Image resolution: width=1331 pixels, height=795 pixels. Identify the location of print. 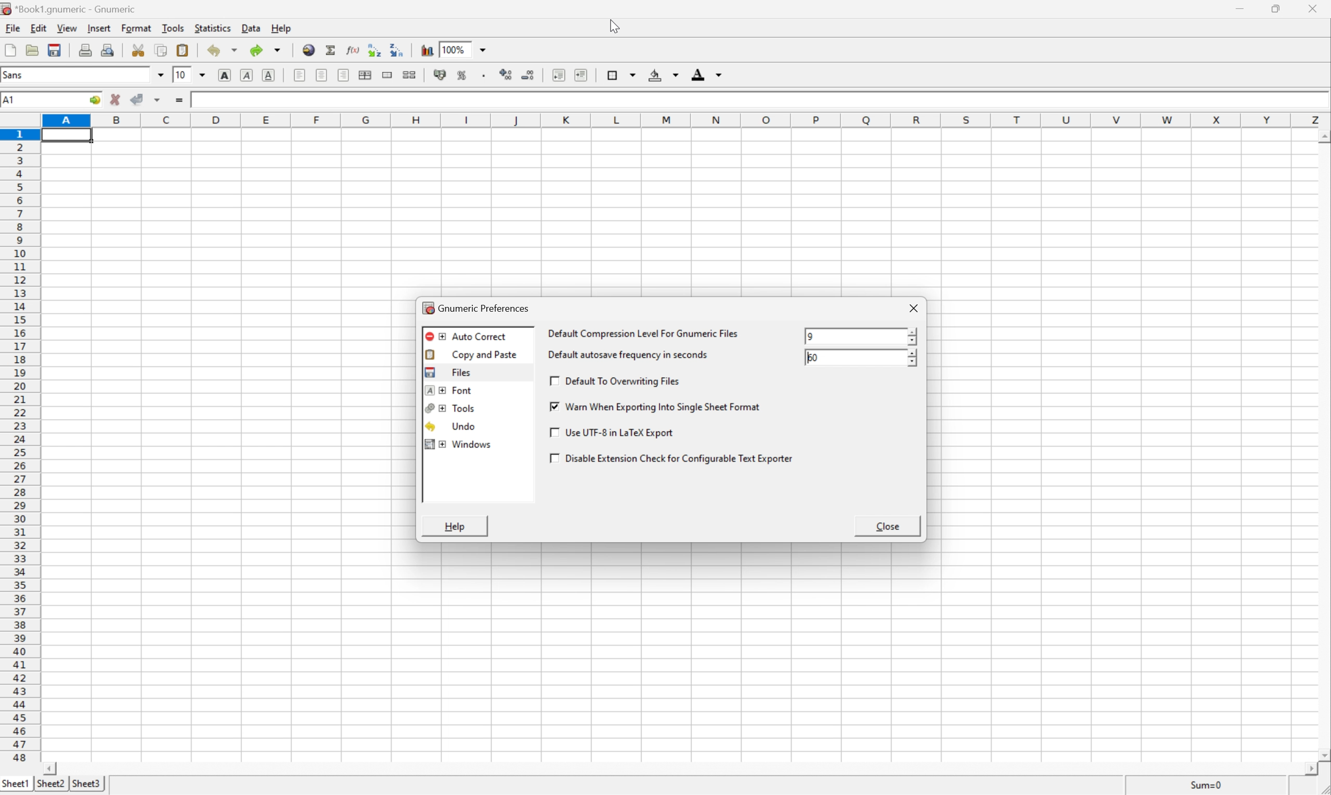
(86, 48).